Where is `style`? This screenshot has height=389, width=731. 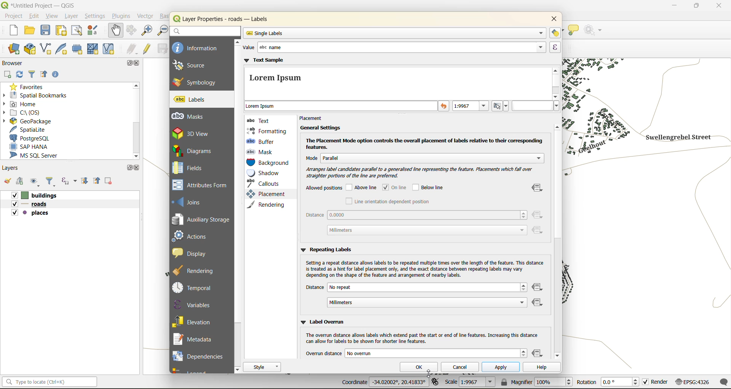 style is located at coordinates (263, 367).